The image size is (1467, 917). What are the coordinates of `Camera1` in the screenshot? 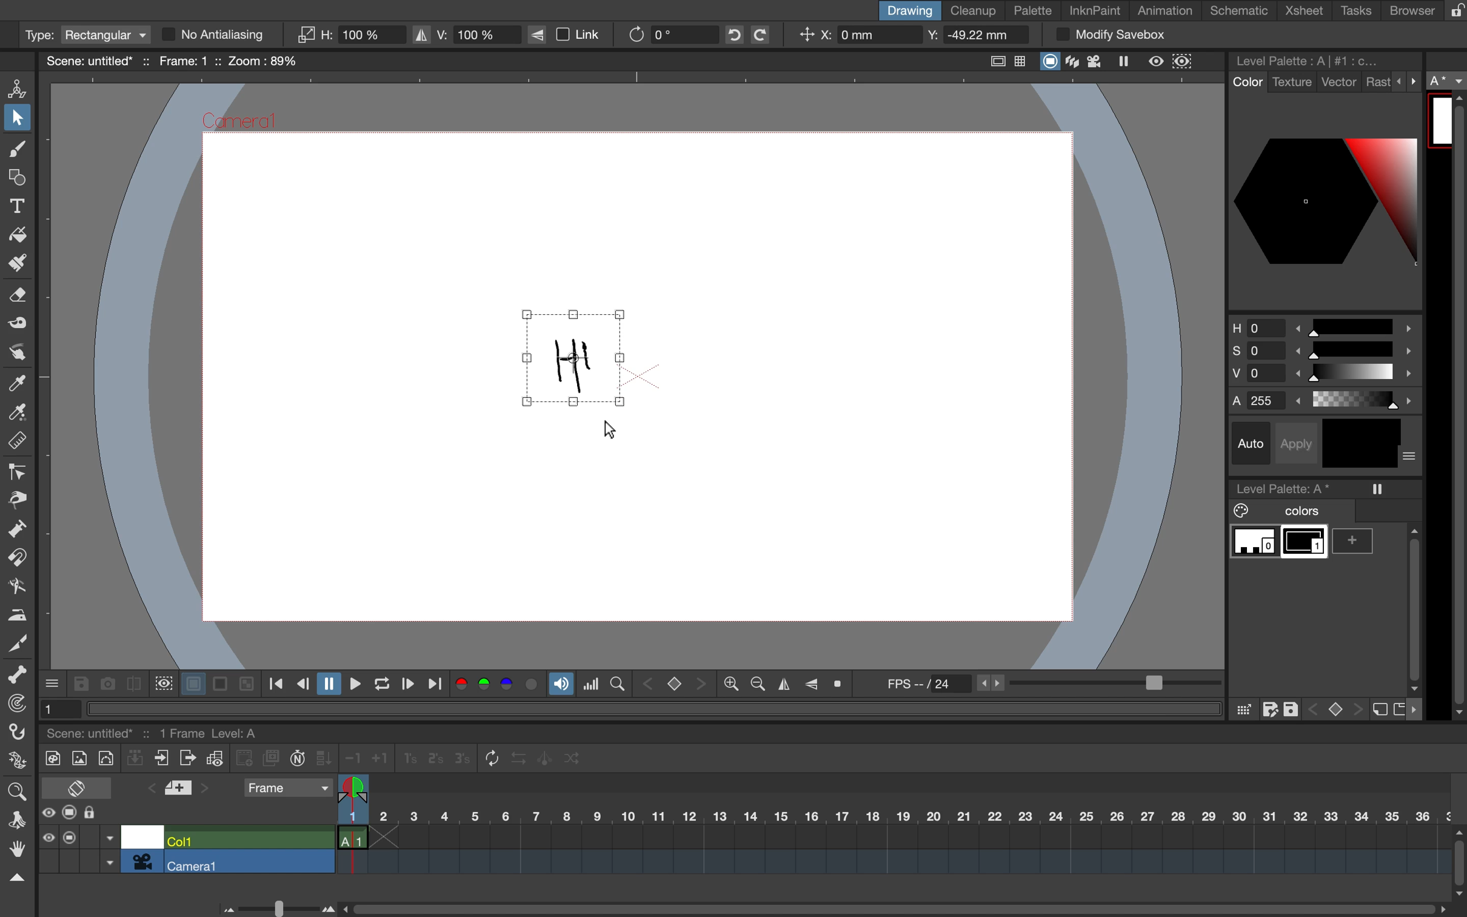 It's located at (241, 123).